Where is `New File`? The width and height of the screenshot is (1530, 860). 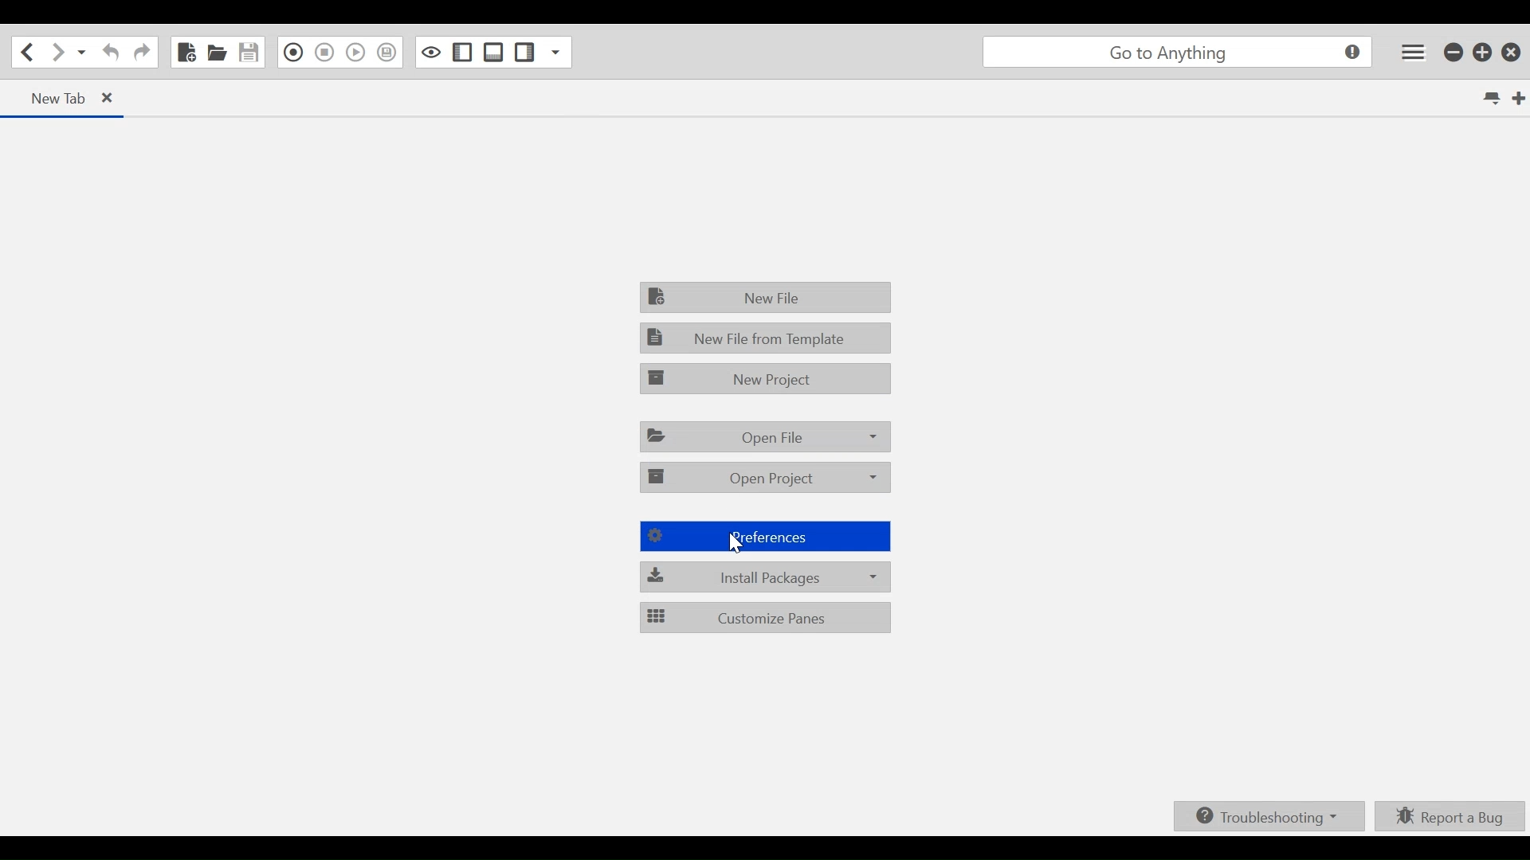 New File is located at coordinates (187, 53).